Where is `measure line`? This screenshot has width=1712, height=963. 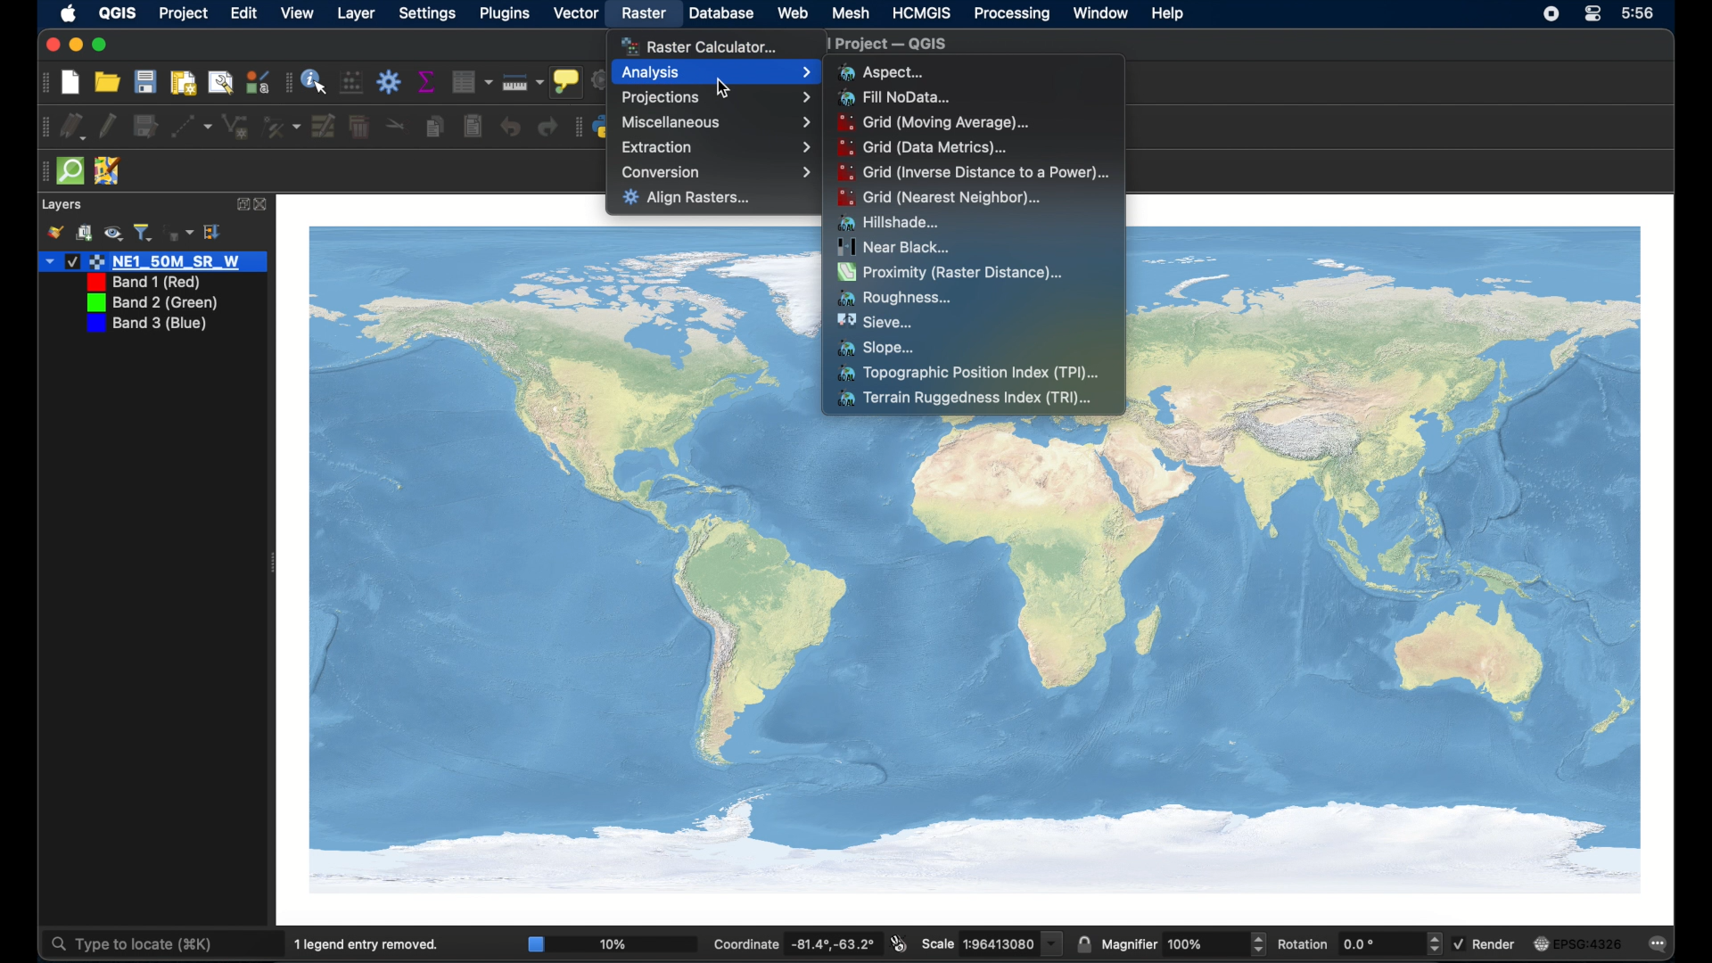
measure line is located at coordinates (522, 82).